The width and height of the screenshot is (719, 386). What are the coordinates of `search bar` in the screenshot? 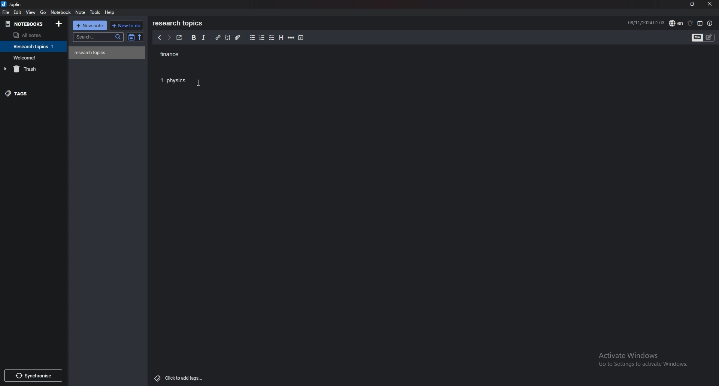 It's located at (99, 37).